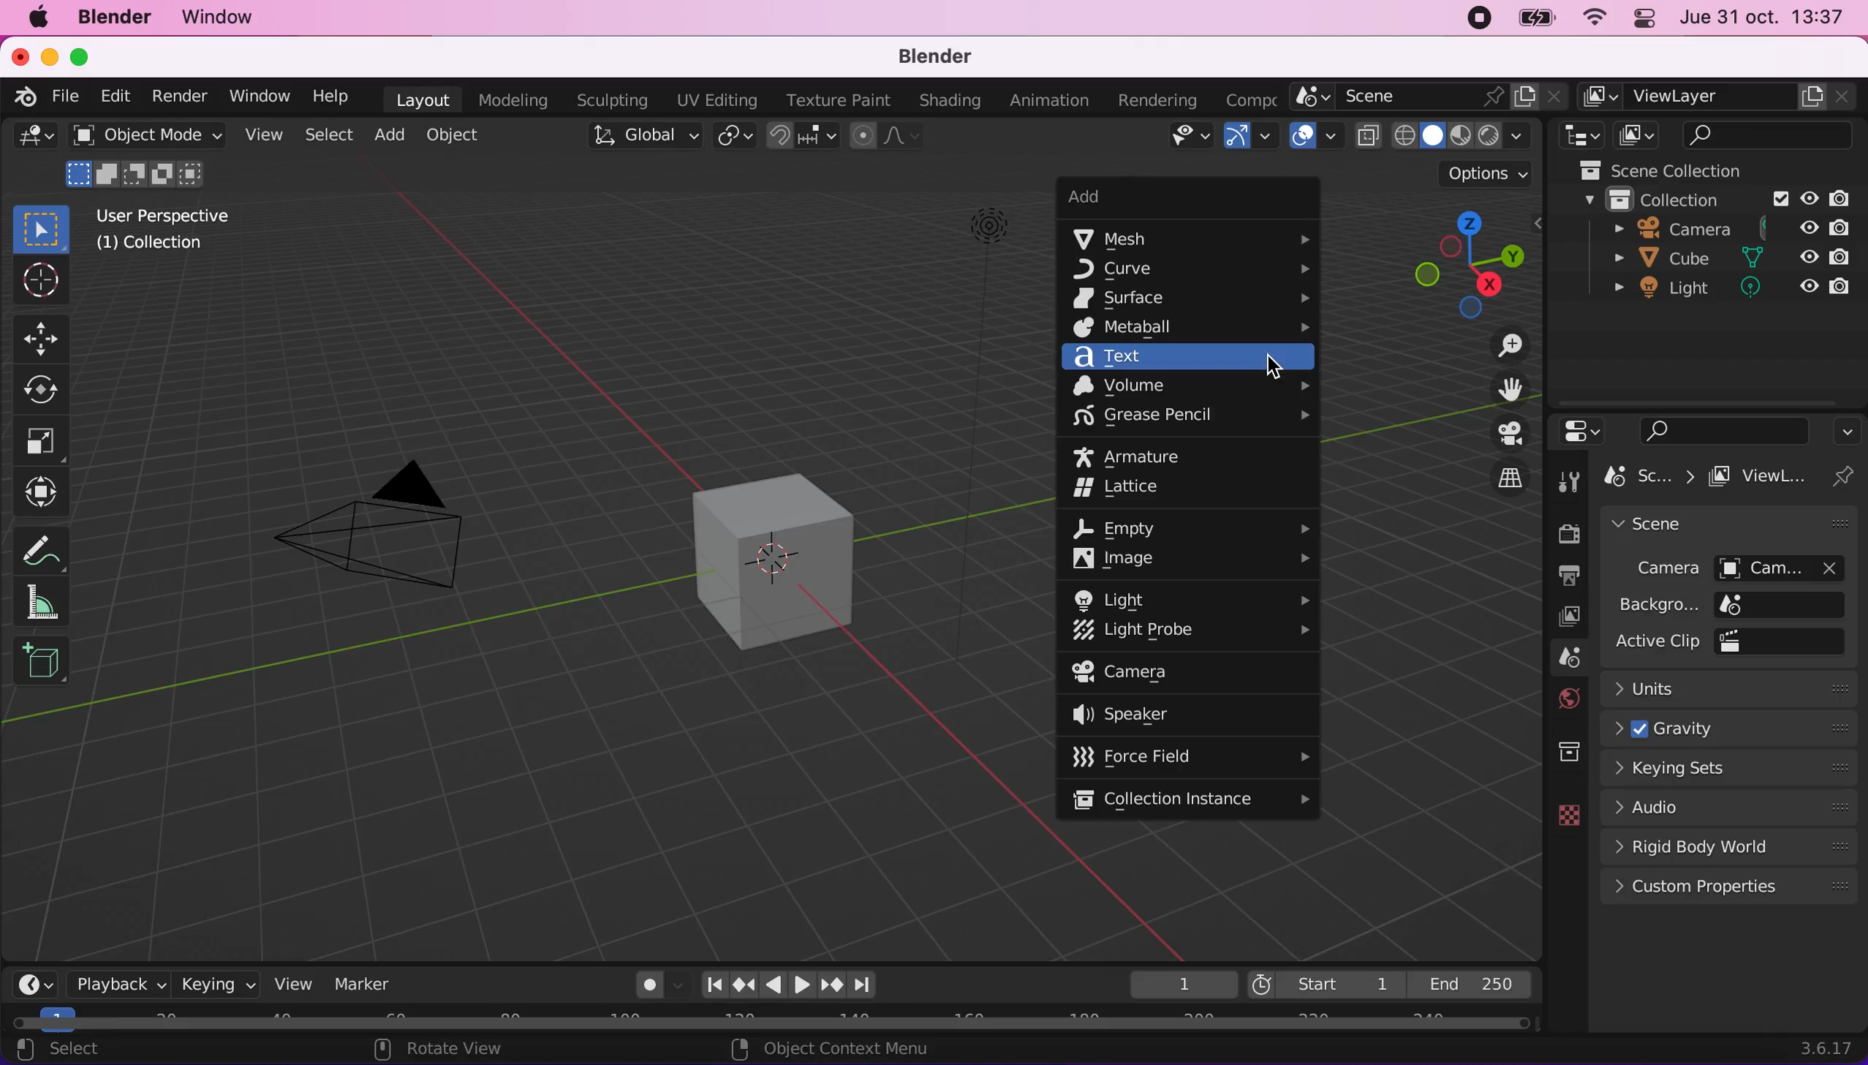 Image resolution: width=1868 pixels, height=1065 pixels. Describe the element at coordinates (47, 543) in the screenshot. I see `annotate` at that location.